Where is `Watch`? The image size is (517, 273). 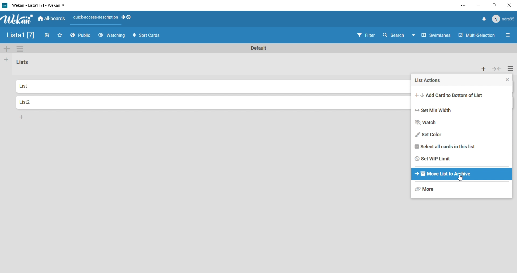
Watch is located at coordinates (425, 122).